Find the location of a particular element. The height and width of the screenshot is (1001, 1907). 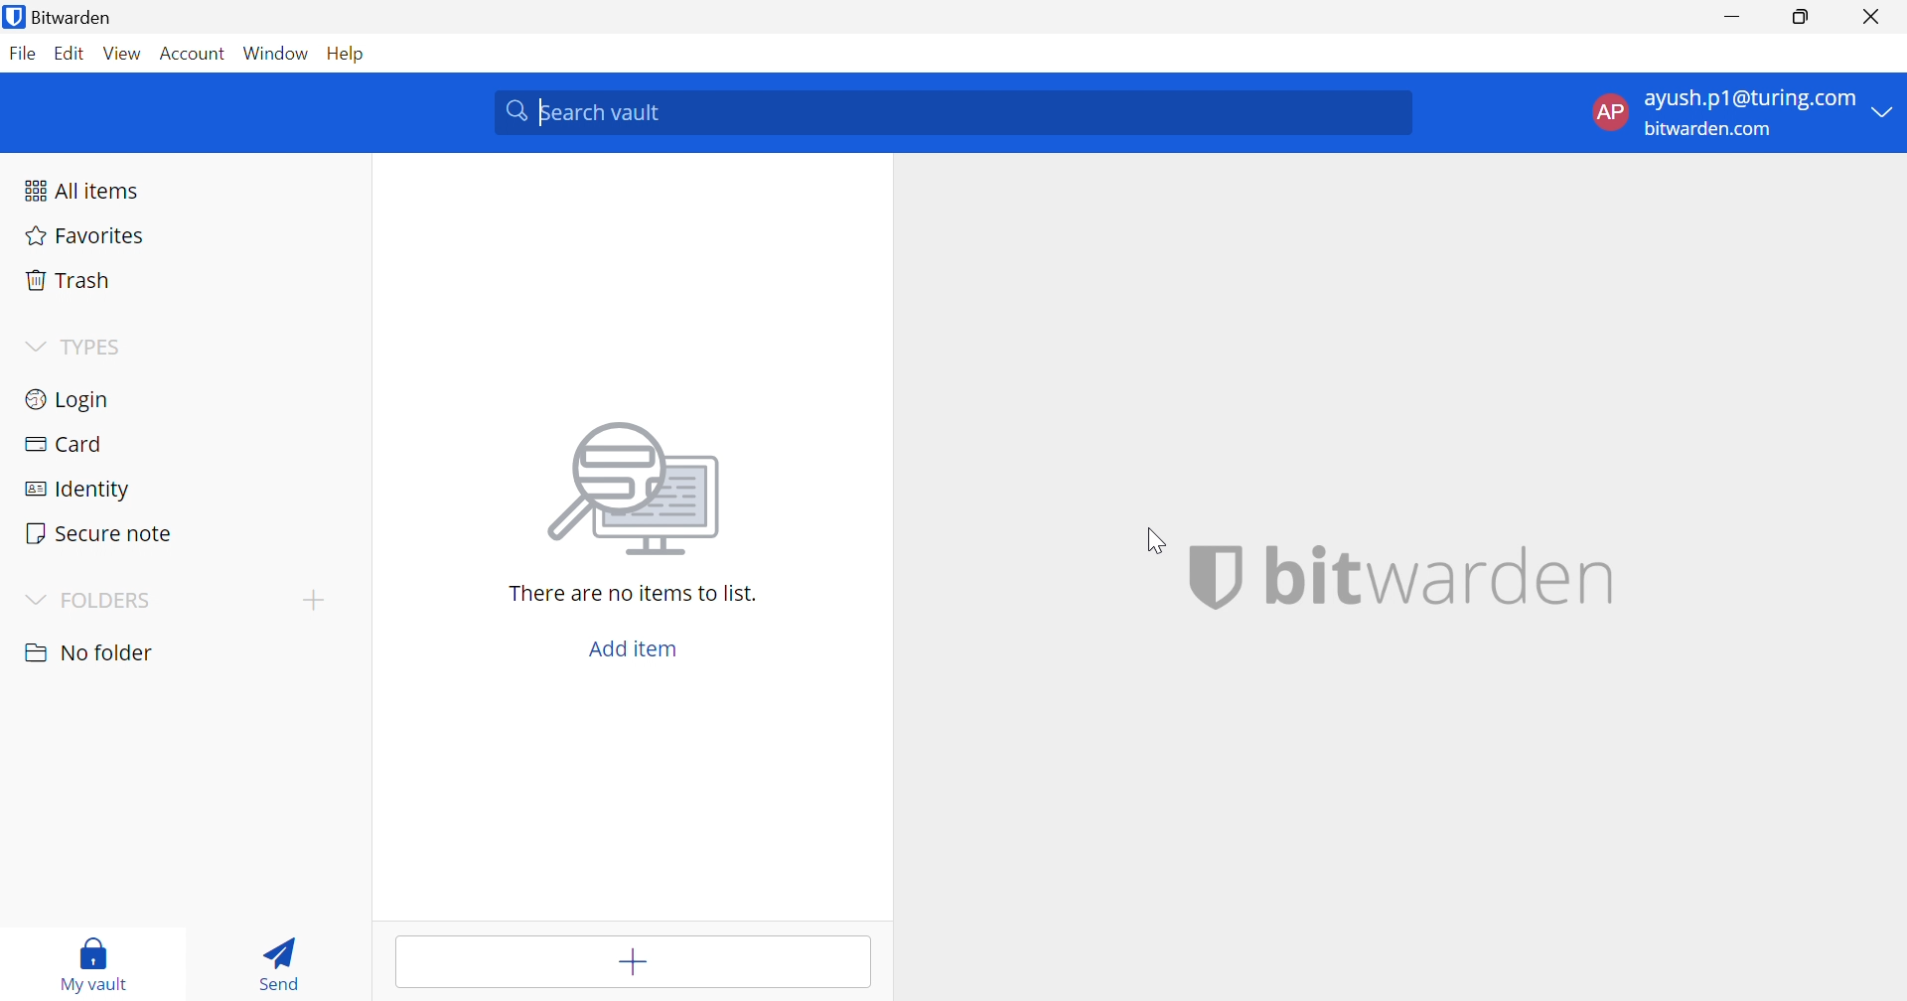

Secure note is located at coordinates (100, 533).